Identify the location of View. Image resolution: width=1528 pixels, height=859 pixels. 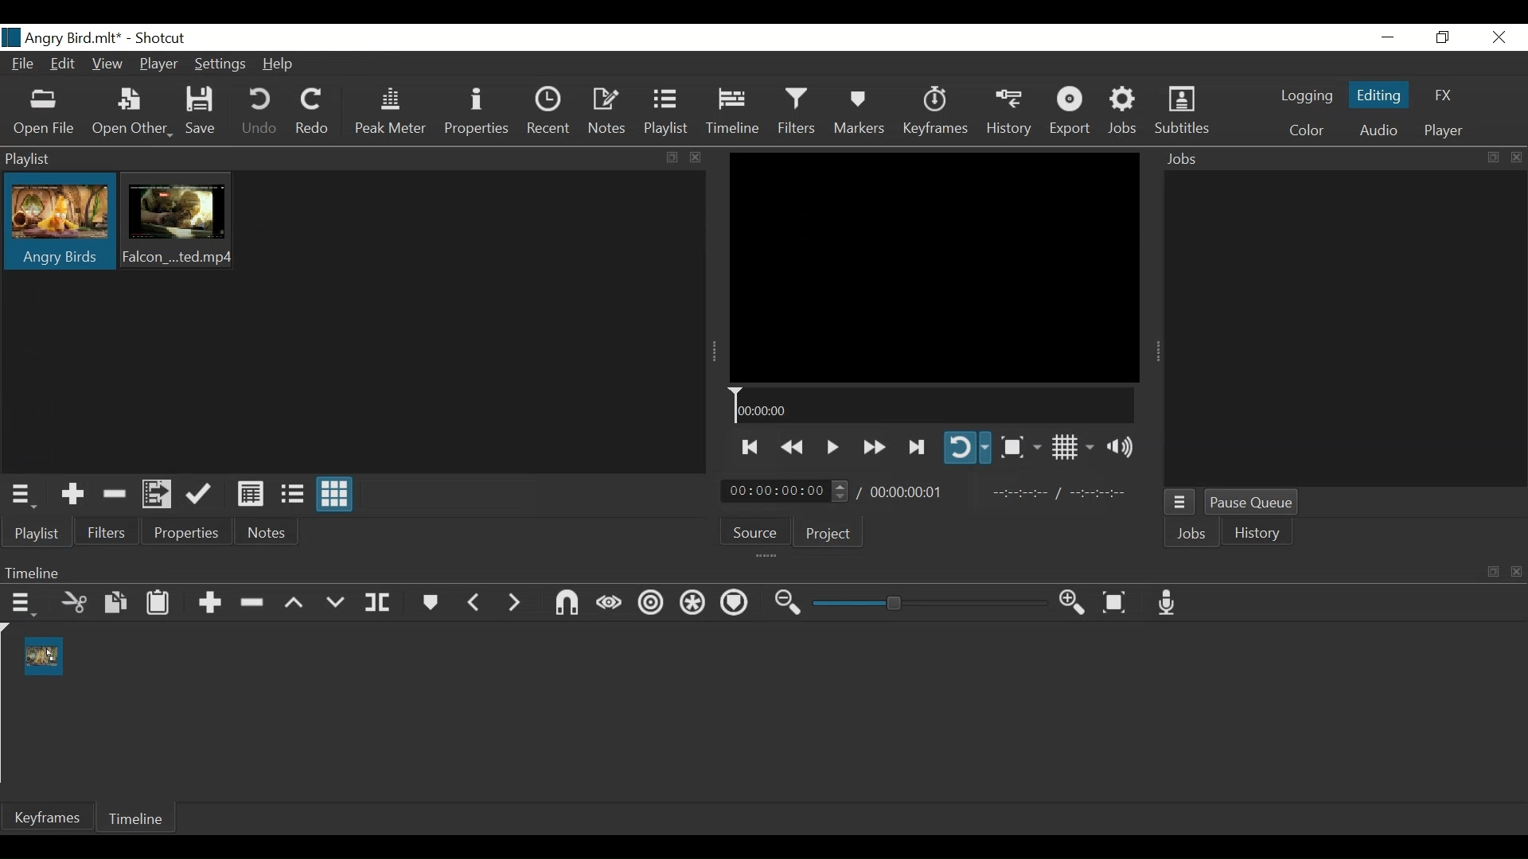
(107, 64).